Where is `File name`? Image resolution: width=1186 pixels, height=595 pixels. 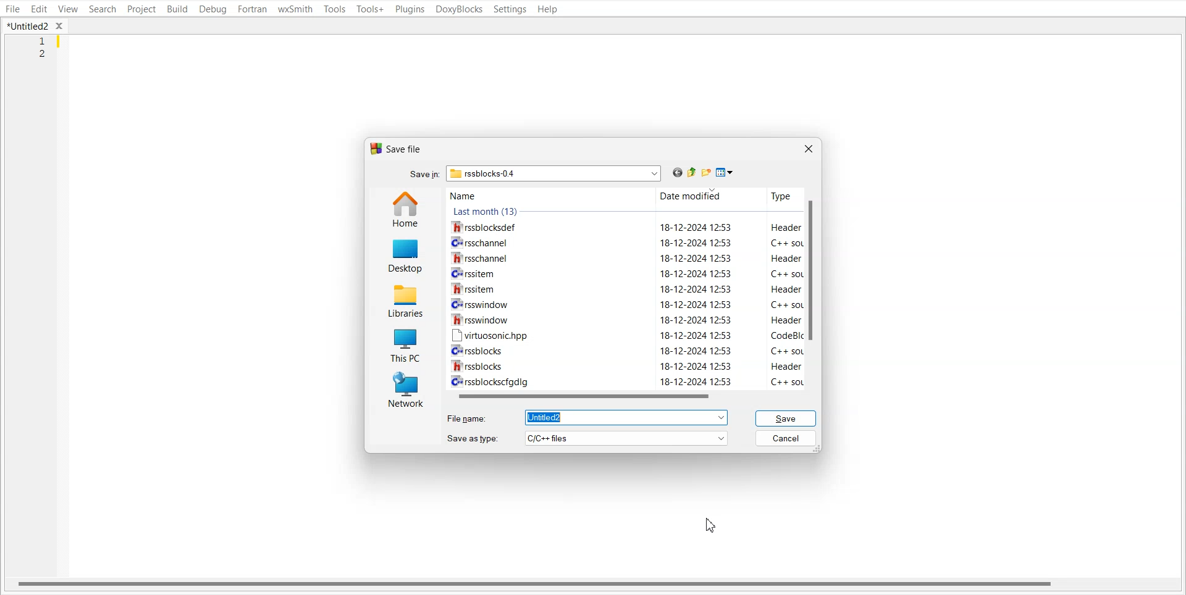
File name is located at coordinates (589, 417).